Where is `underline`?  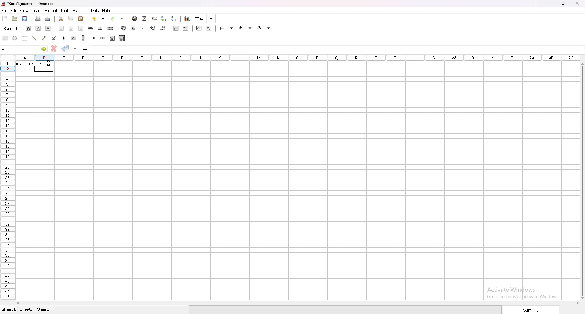 underline is located at coordinates (48, 28).